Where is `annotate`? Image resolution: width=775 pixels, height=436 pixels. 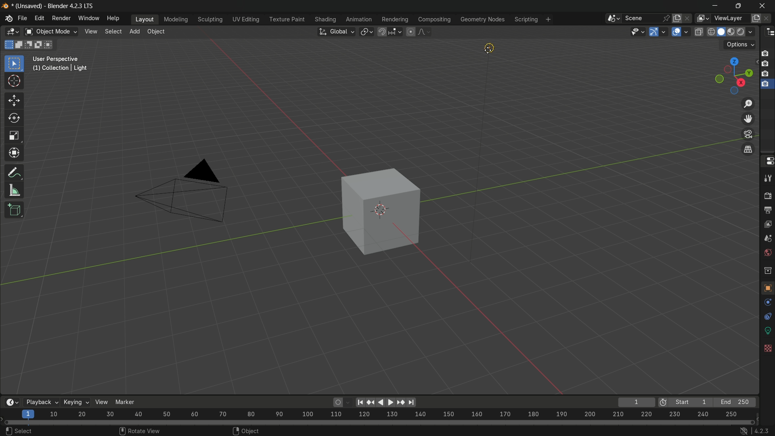
annotate is located at coordinates (16, 172).